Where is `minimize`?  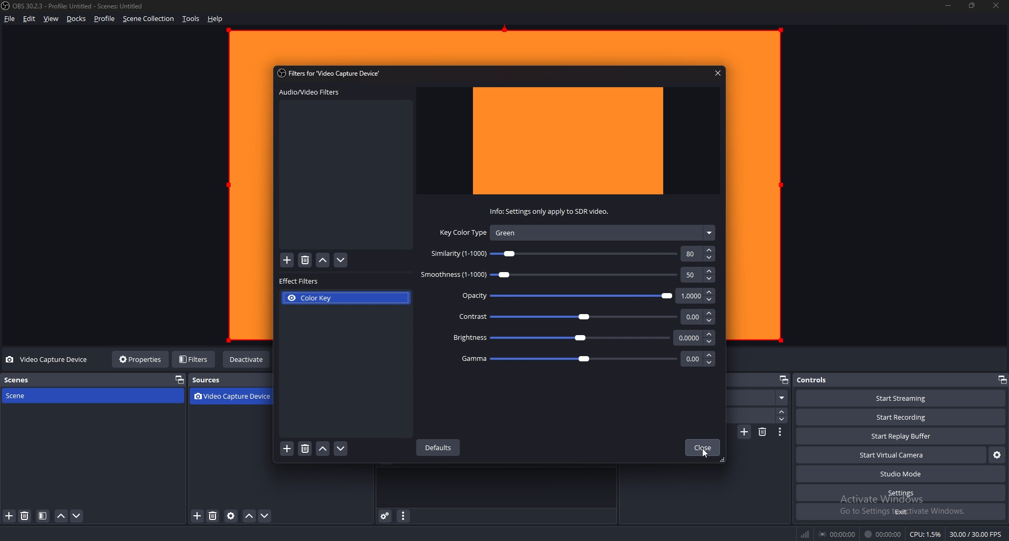
minimize is located at coordinates (949, 6).